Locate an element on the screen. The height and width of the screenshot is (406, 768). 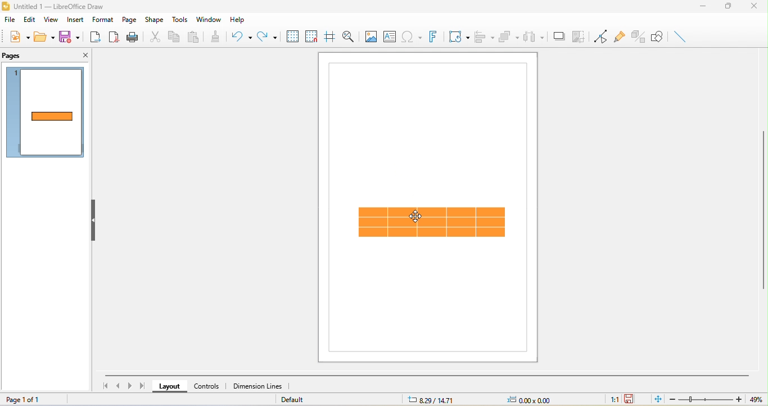
pages is located at coordinates (13, 56).